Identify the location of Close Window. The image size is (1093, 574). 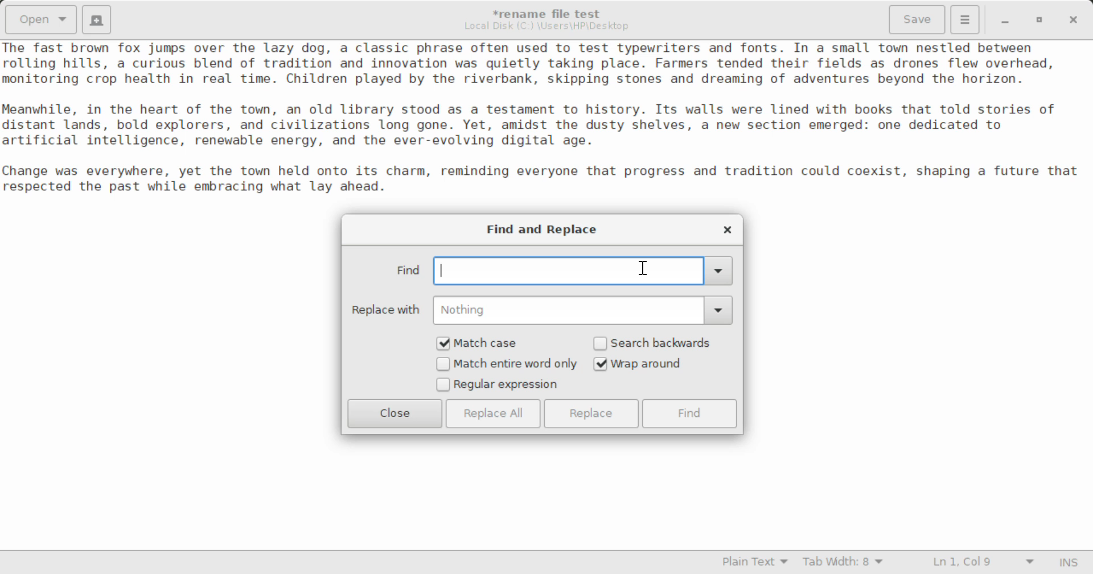
(725, 229).